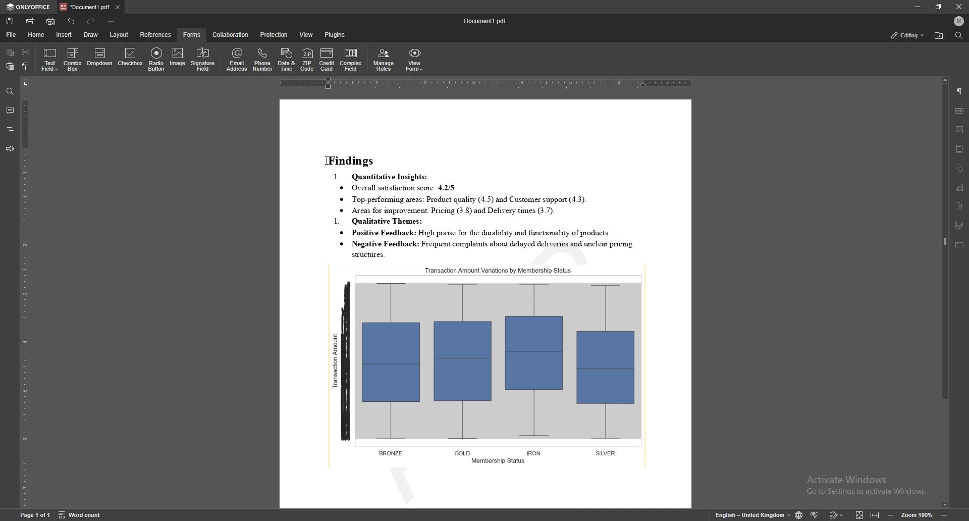  I want to click on signature field, so click(959, 226).